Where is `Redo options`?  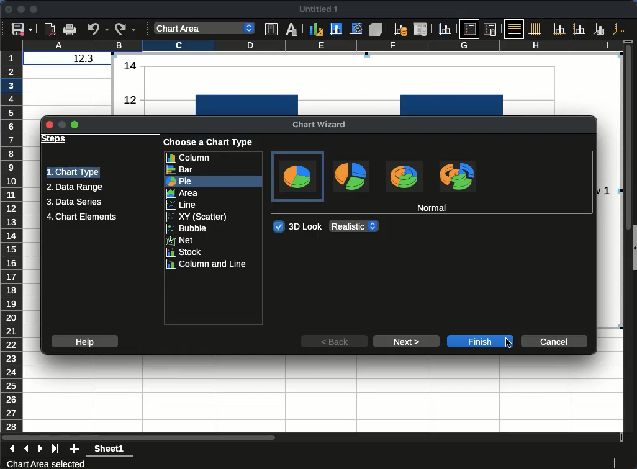 Redo options is located at coordinates (125, 29).